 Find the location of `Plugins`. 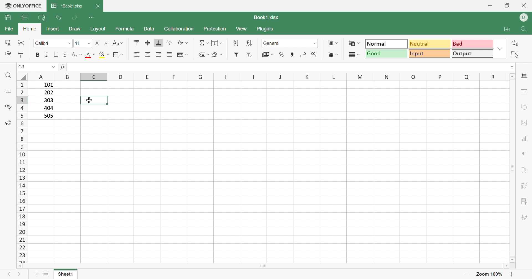

Plugins is located at coordinates (267, 29).